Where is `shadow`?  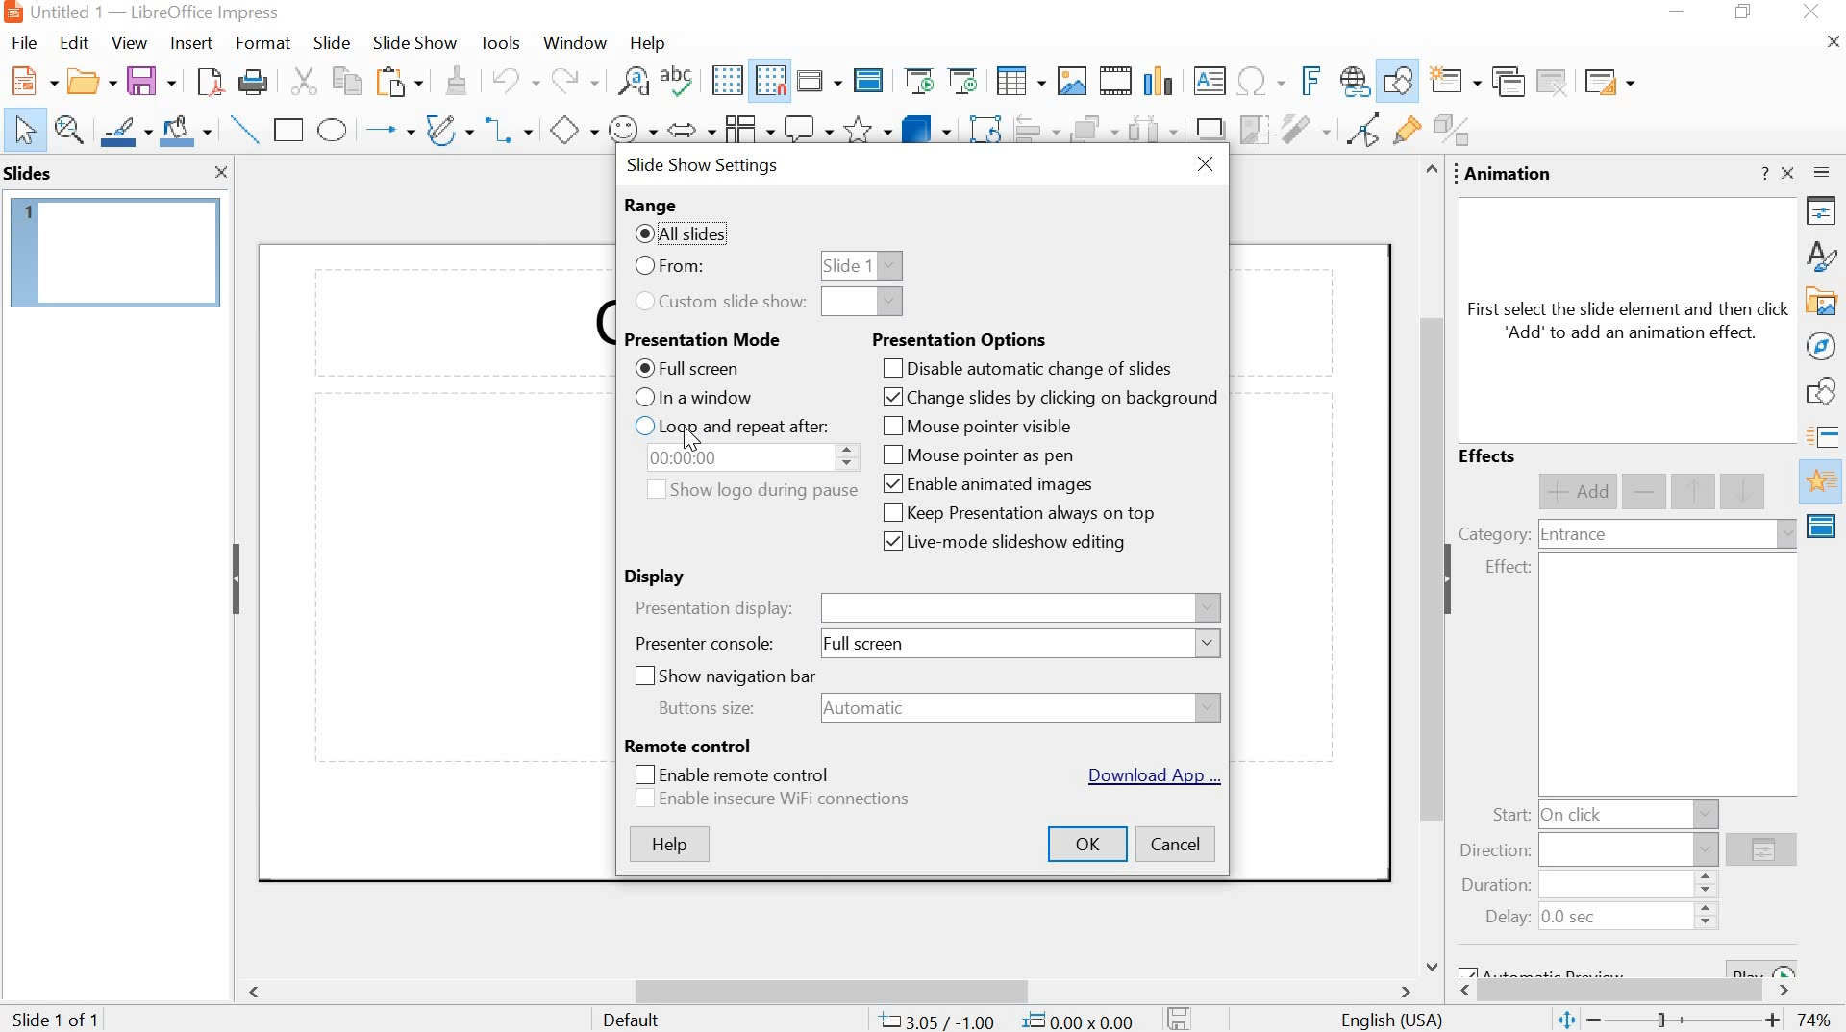
shadow is located at coordinates (1210, 131).